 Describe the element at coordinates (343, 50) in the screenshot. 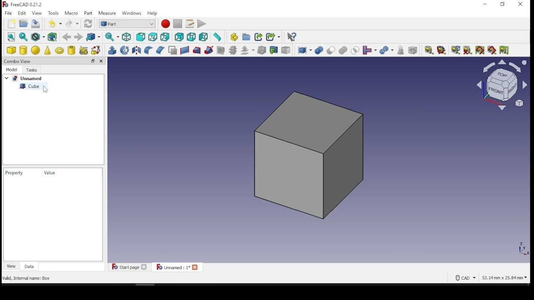

I see `union` at that location.